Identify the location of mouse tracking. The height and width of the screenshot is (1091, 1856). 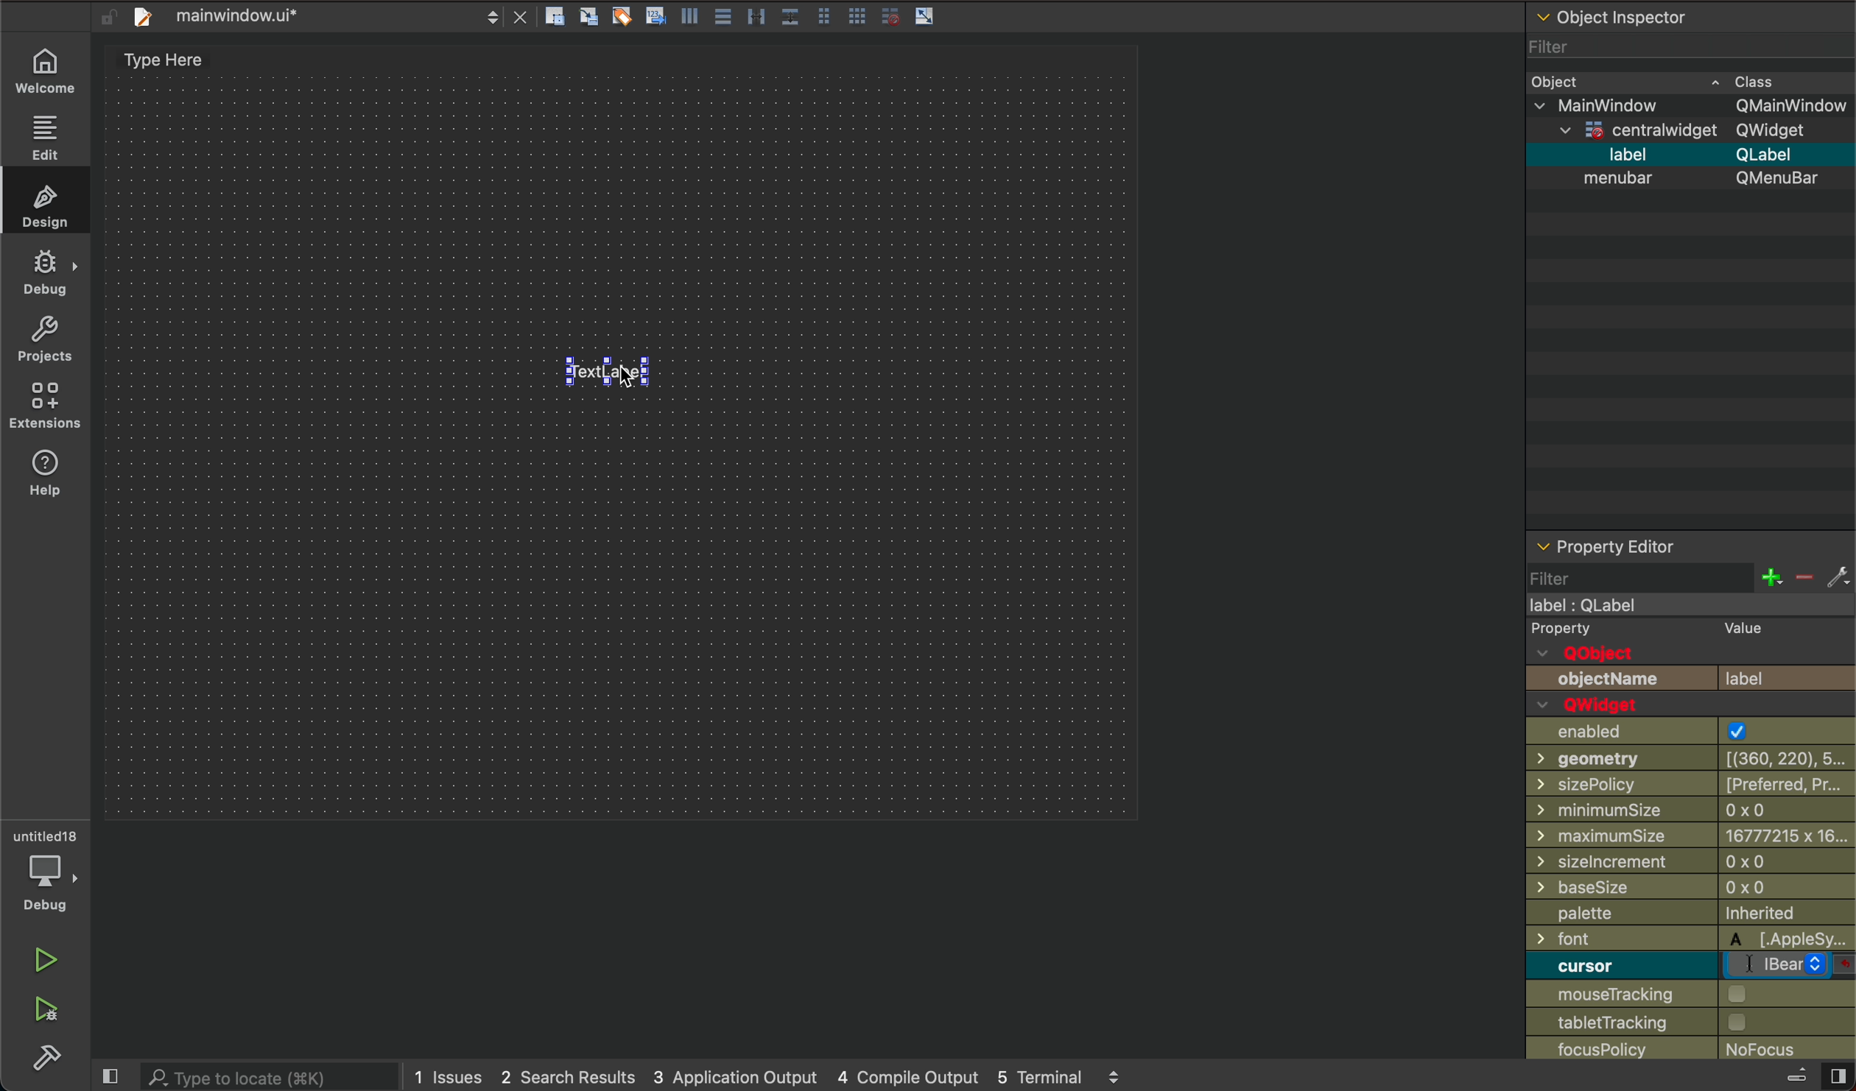
(1616, 995).